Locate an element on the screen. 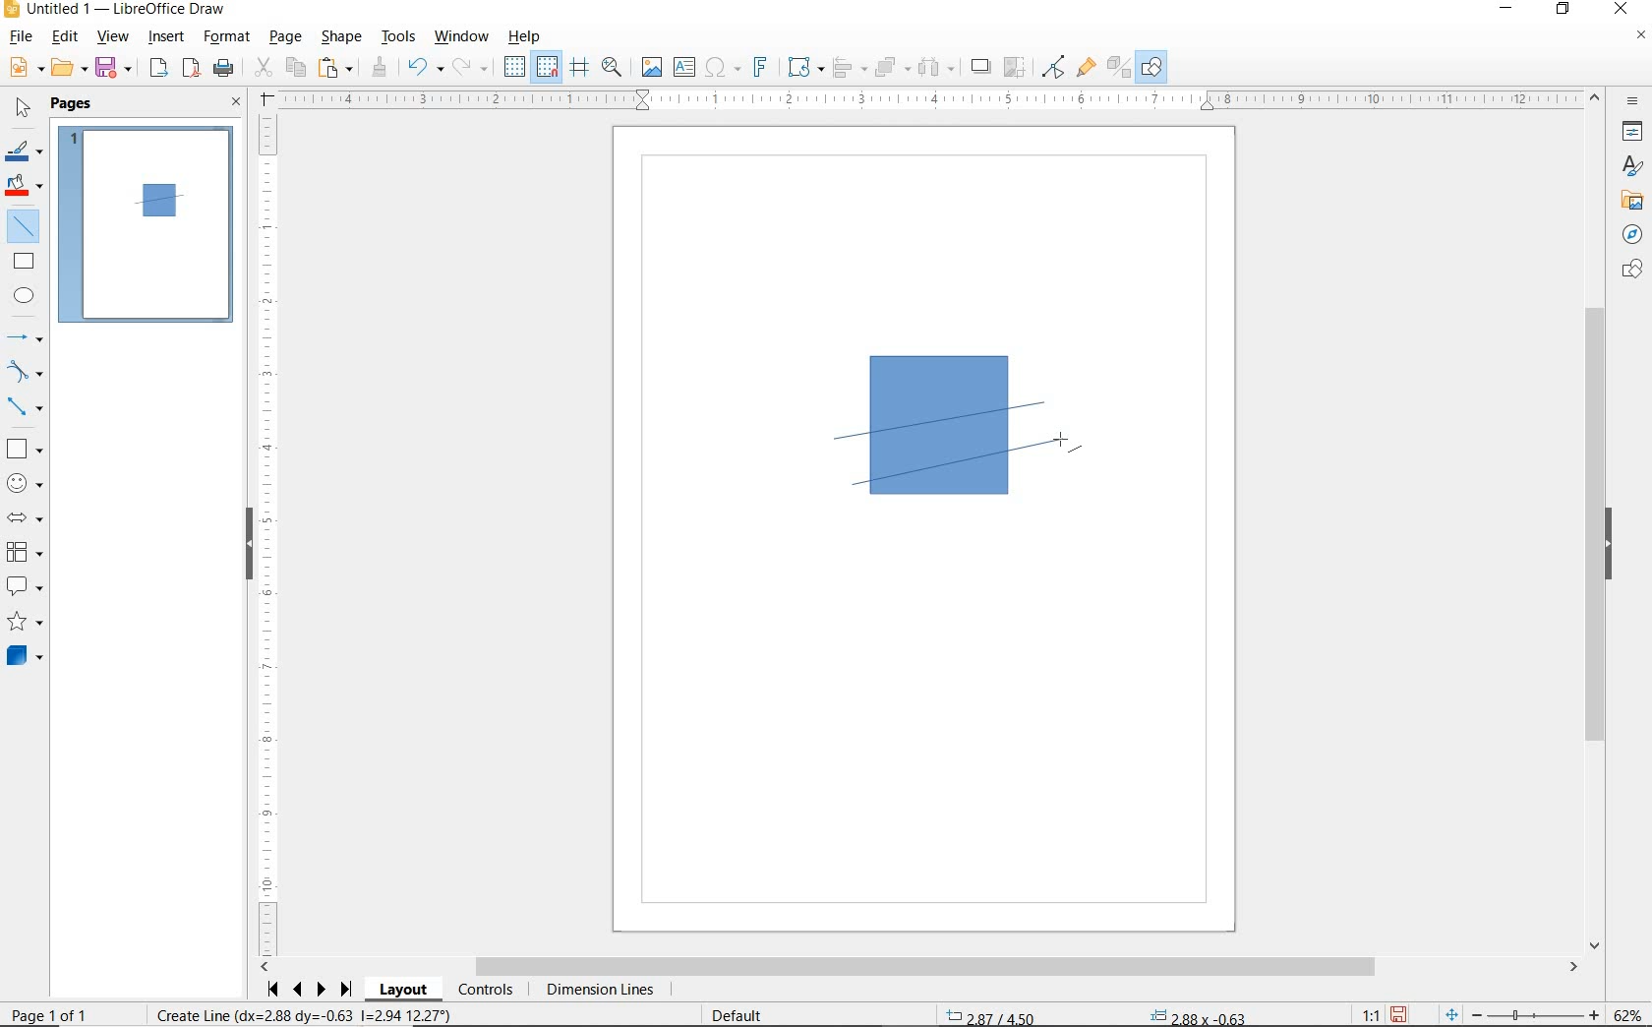 The image size is (1652, 1027). TOGGLE POINT EDIT MODE is located at coordinates (1055, 69).